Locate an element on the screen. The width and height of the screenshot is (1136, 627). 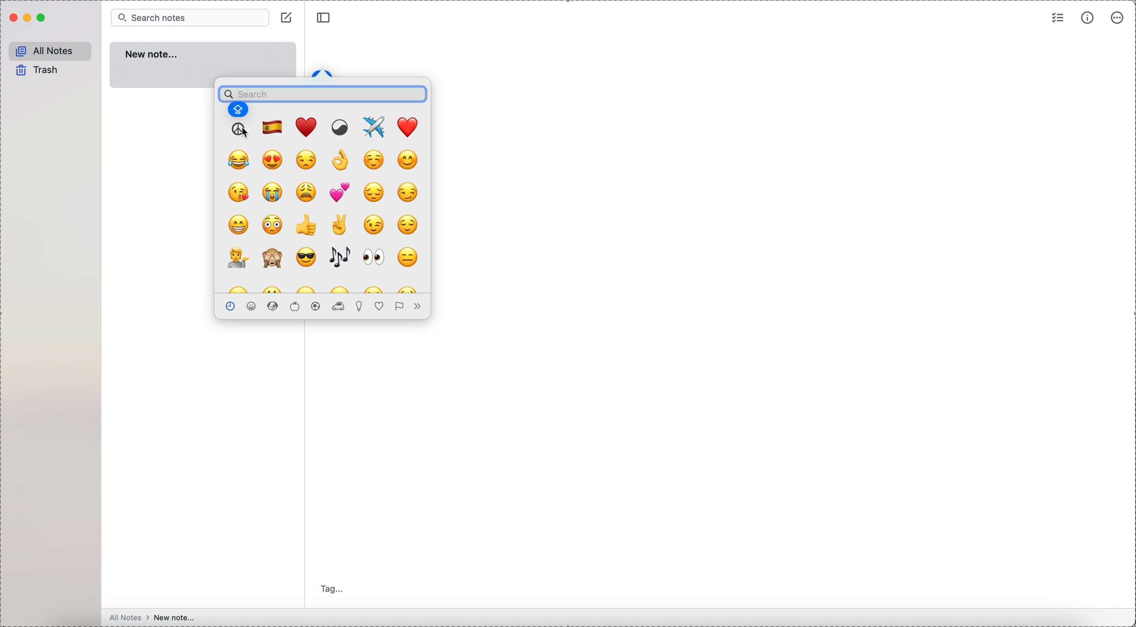
emoji is located at coordinates (307, 224).